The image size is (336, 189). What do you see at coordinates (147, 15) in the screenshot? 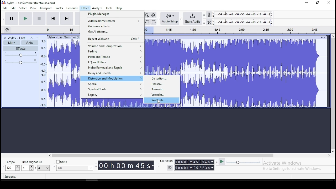
I see `fit project to width` at bounding box center [147, 15].